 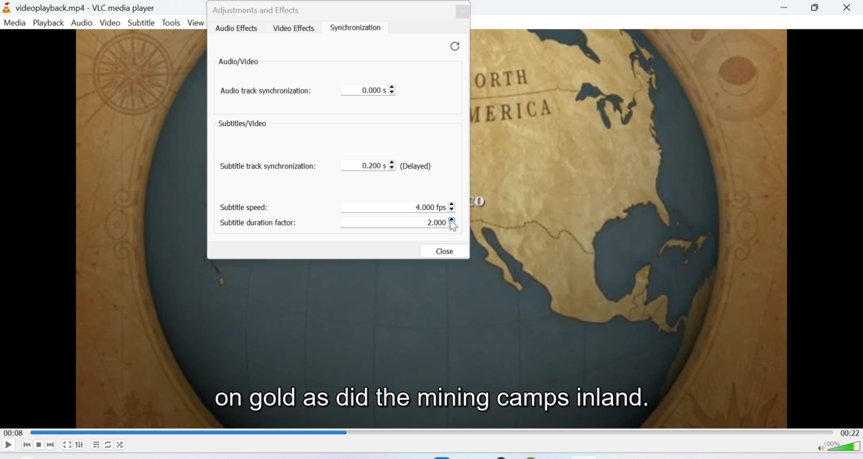 What do you see at coordinates (450, 46) in the screenshot?
I see `Refresh` at bounding box center [450, 46].